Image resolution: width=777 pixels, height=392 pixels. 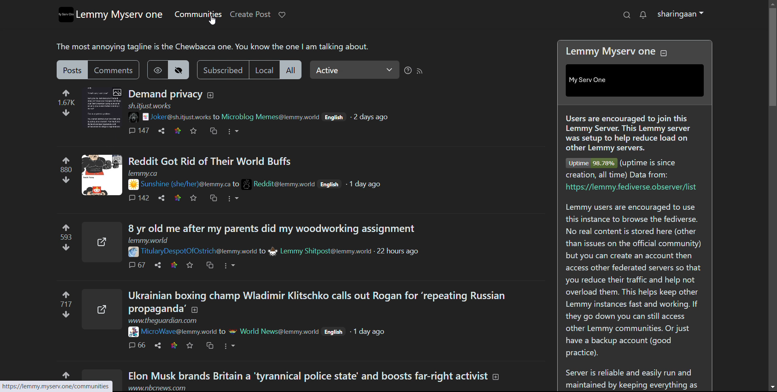 I want to click on profile, so click(x=681, y=15).